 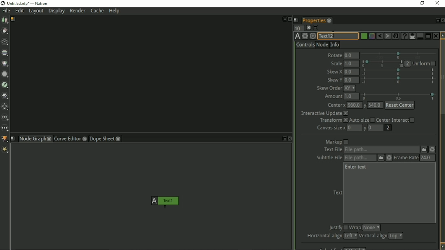 I want to click on Uniform, so click(x=424, y=64).